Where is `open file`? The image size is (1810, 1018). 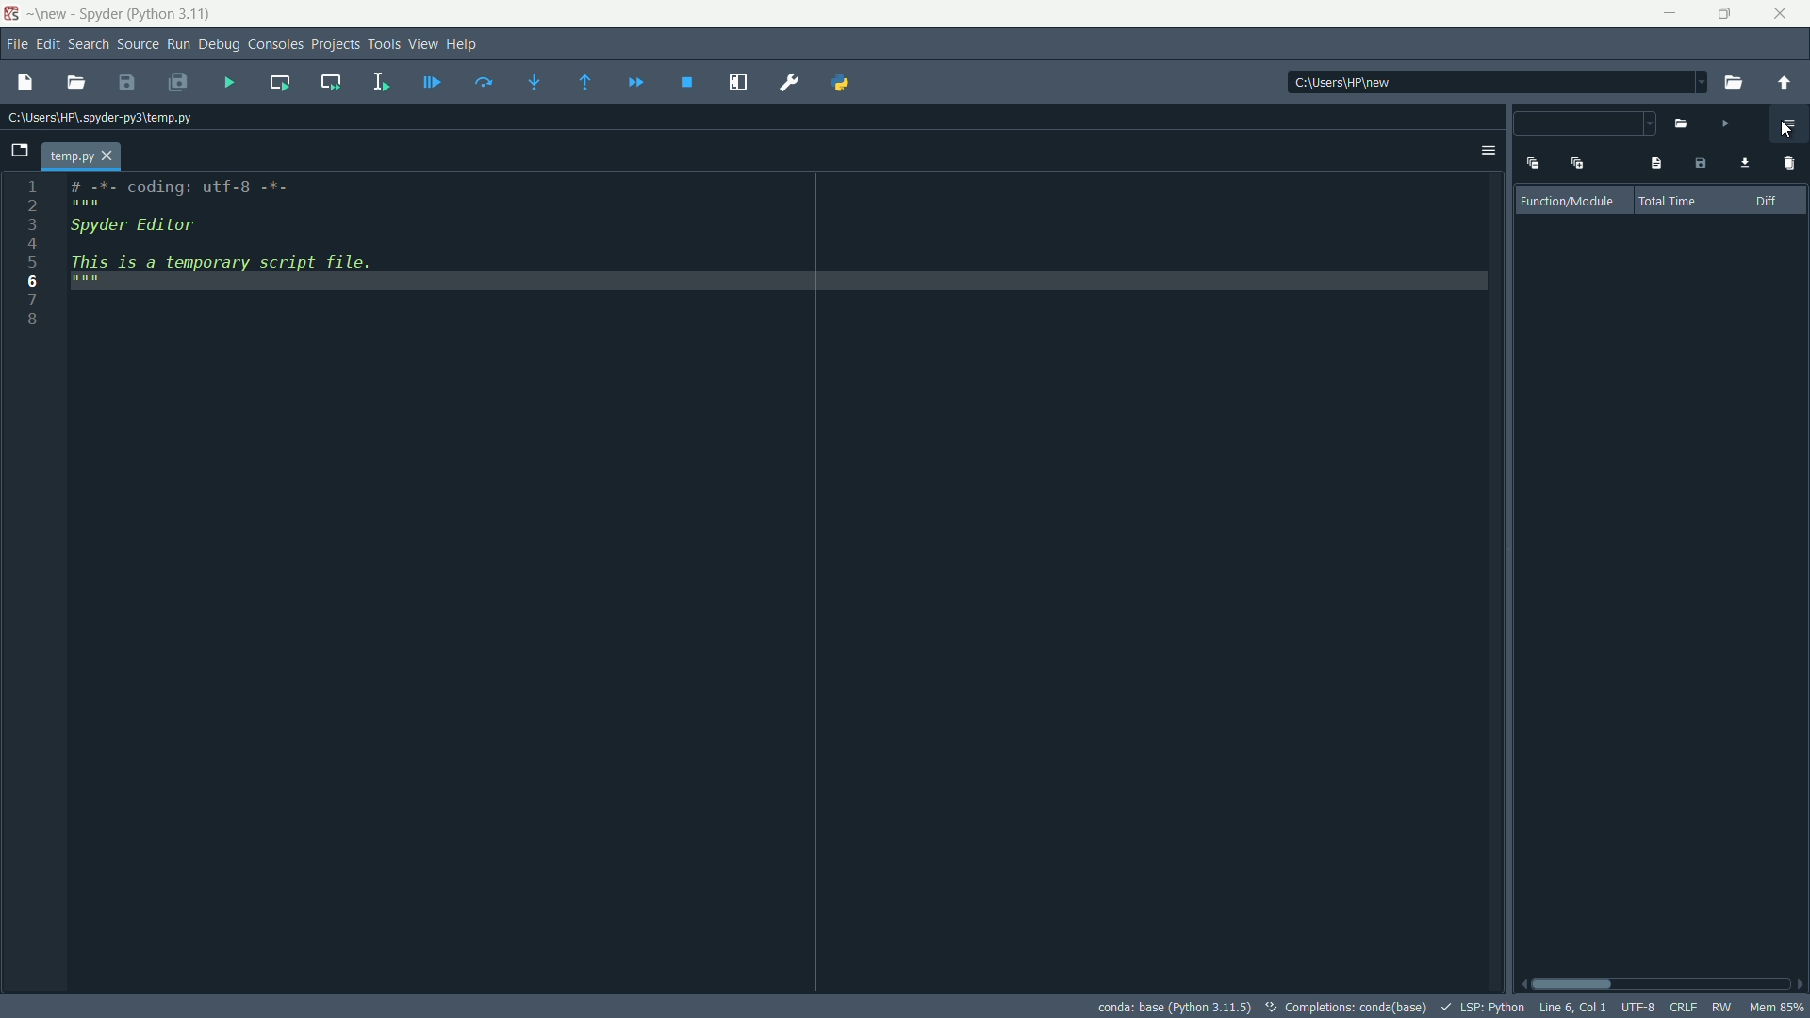 open file is located at coordinates (1682, 124).